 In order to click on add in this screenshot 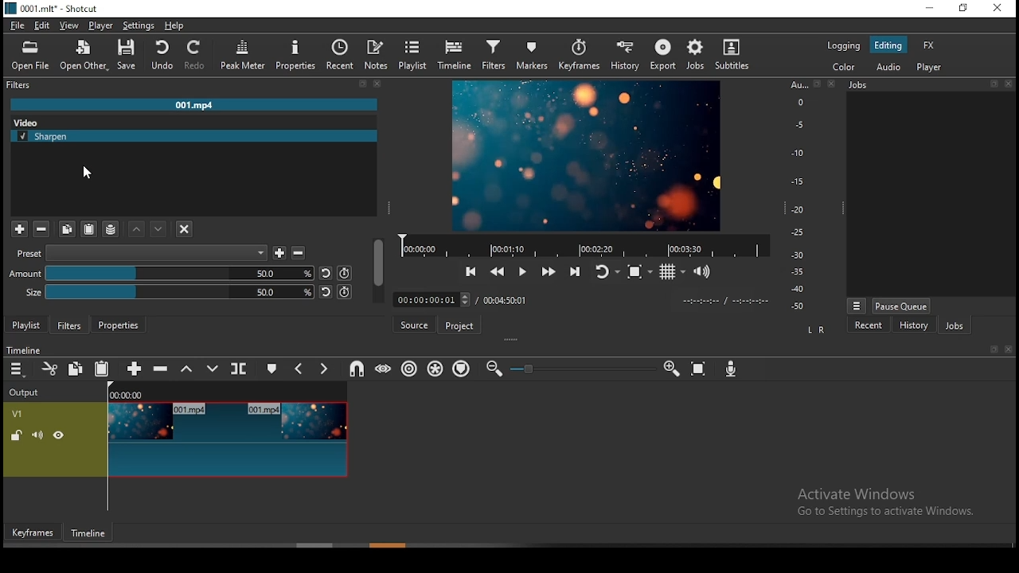, I will do `click(279, 253)`.